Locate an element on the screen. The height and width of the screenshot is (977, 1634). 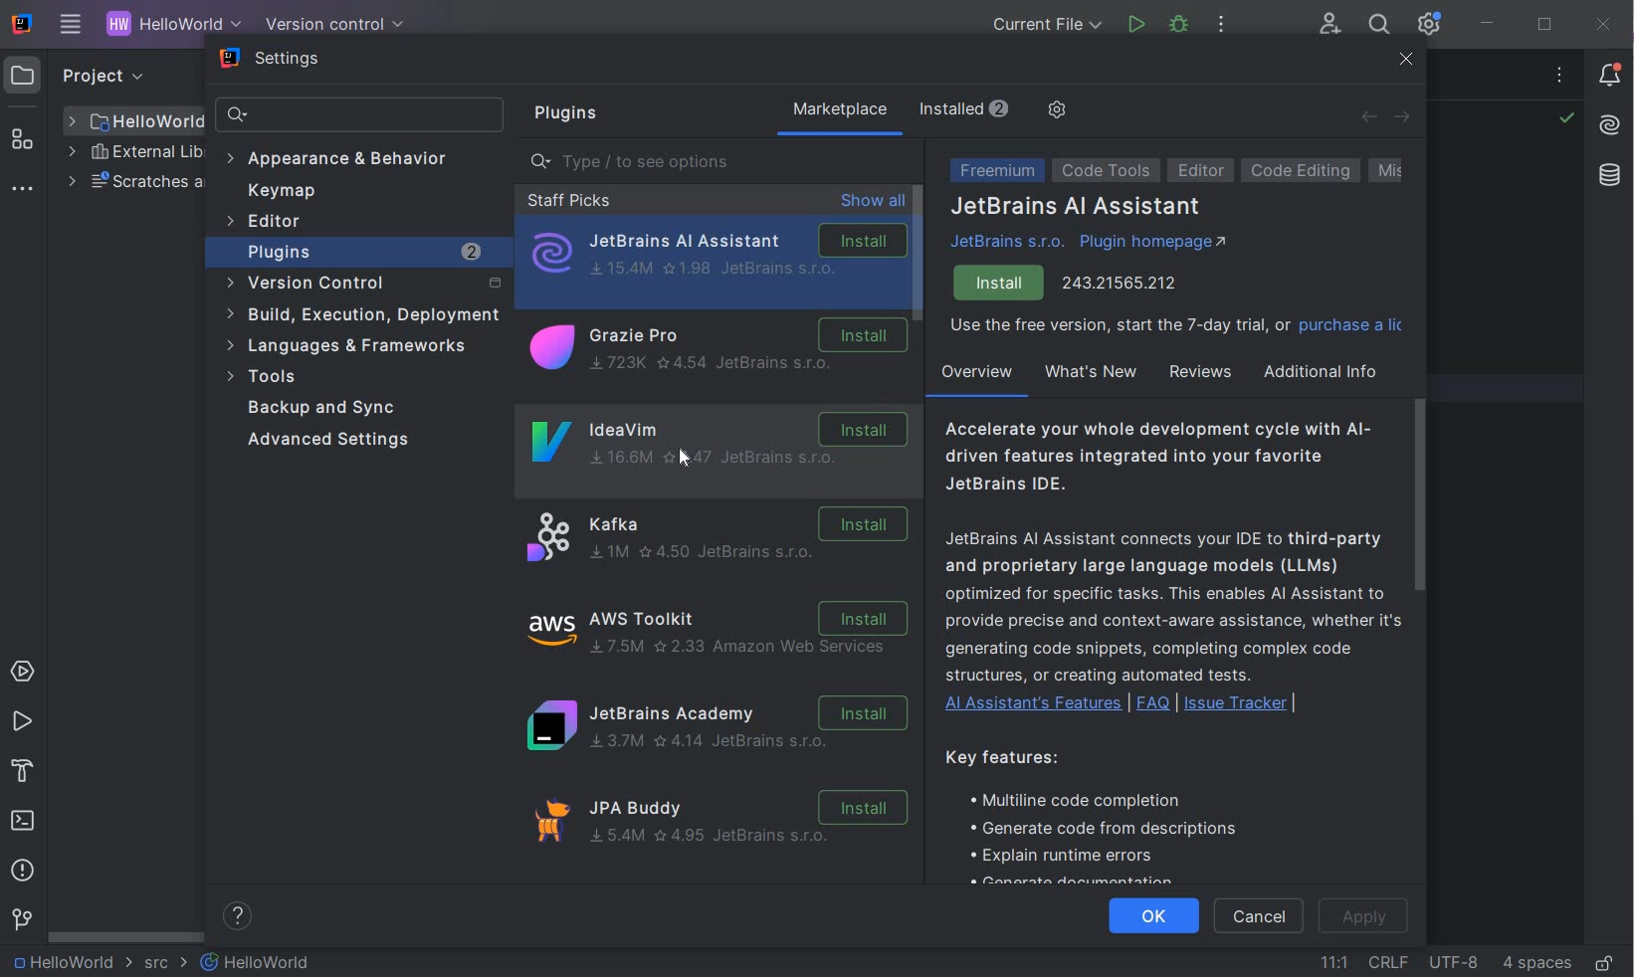
FILE NAME is located at coordinates (257, 962).